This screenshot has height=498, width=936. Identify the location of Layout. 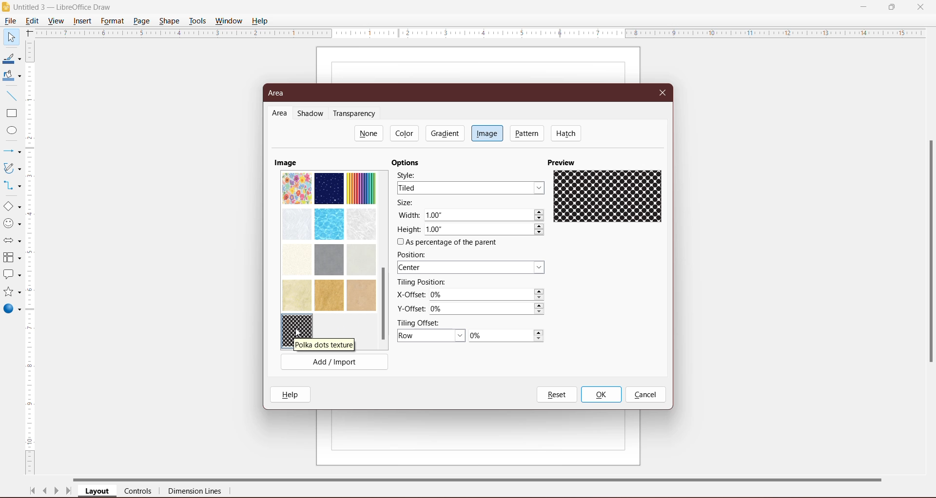
(98, 492).